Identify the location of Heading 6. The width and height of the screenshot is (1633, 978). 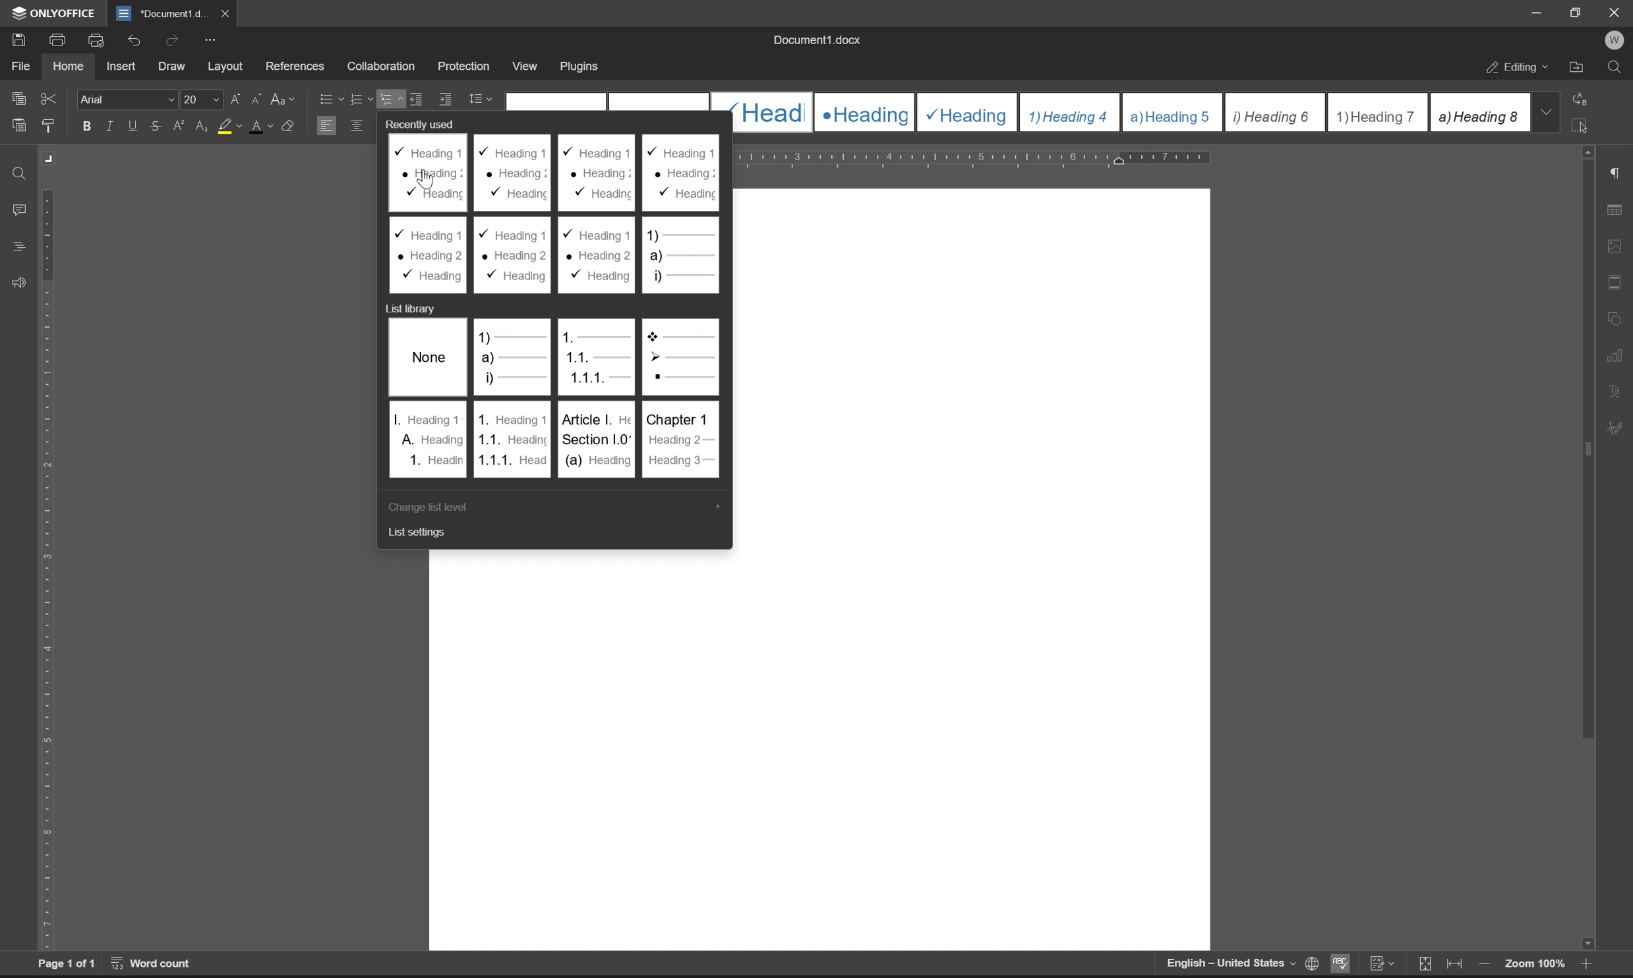
(1274, 113).